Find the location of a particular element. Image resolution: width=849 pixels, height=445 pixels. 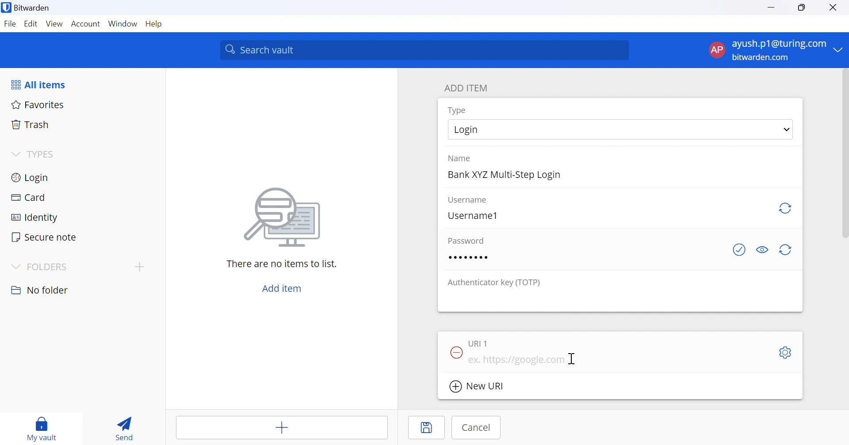

Drop Down is located at coordinates (15, 153).